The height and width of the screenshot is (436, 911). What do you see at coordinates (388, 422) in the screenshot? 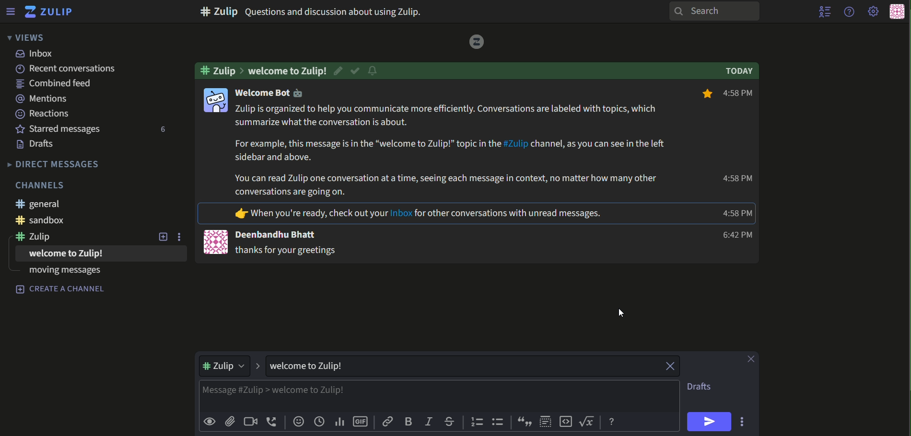
I see `link` at bounding box center [388, 422].